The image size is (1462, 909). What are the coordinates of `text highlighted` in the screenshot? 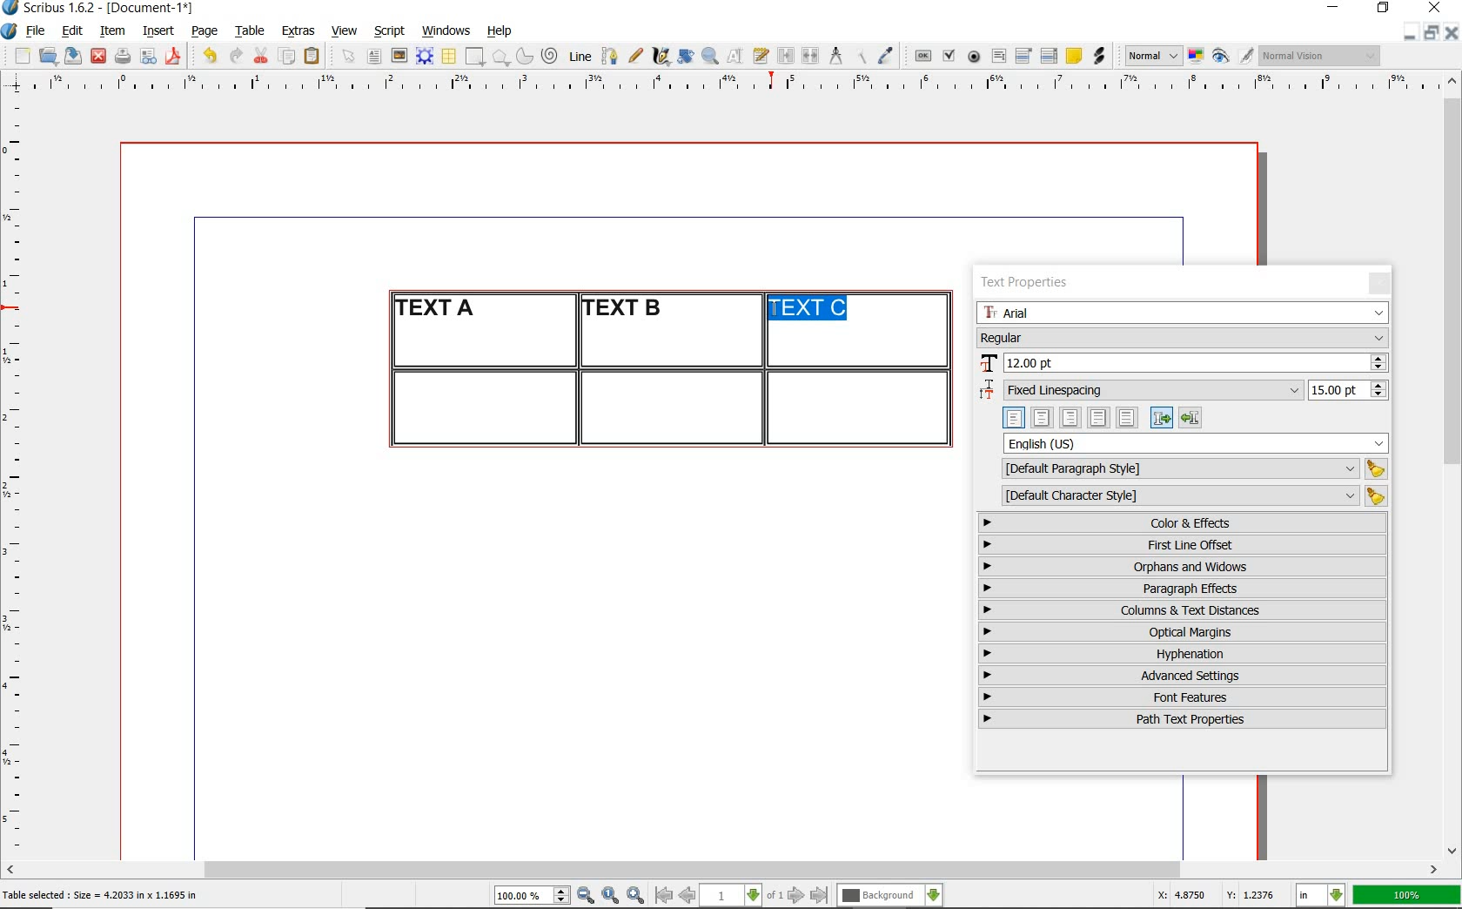 It's located at (809, 308).